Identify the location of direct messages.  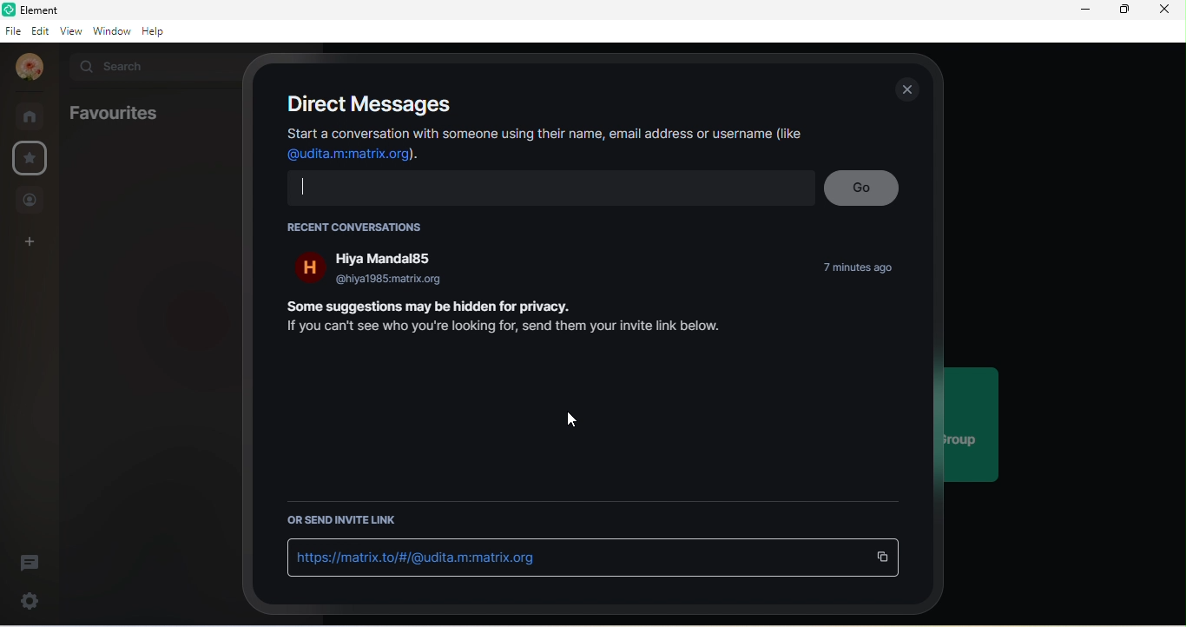
(366, 104).